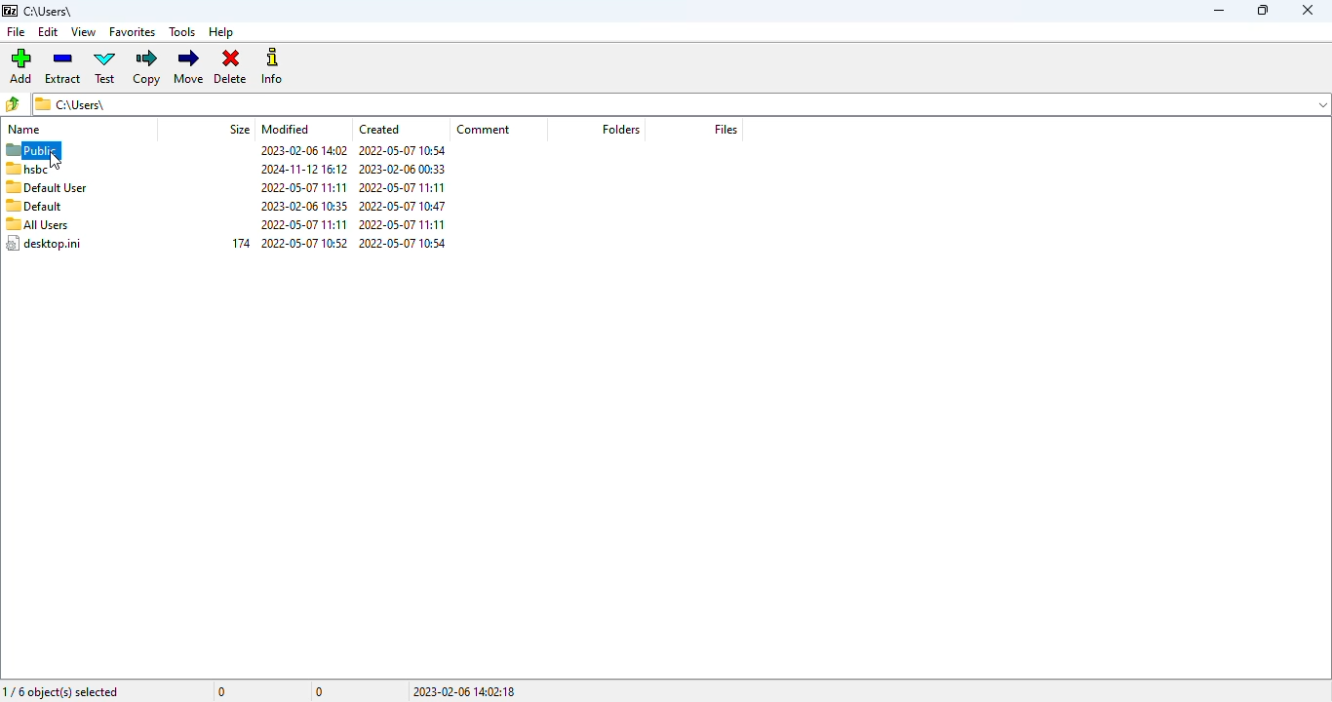 This screenshot has width=1332, height=702. Describe the element at coordinates (43, 243) in the screenshot. I see `desktop.ini` at that location.